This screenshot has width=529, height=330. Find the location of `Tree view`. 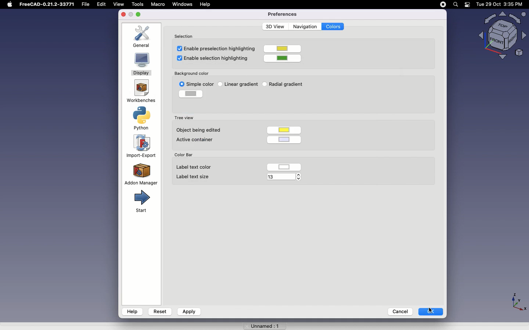

Tree view is located at coordinates (183, 117).